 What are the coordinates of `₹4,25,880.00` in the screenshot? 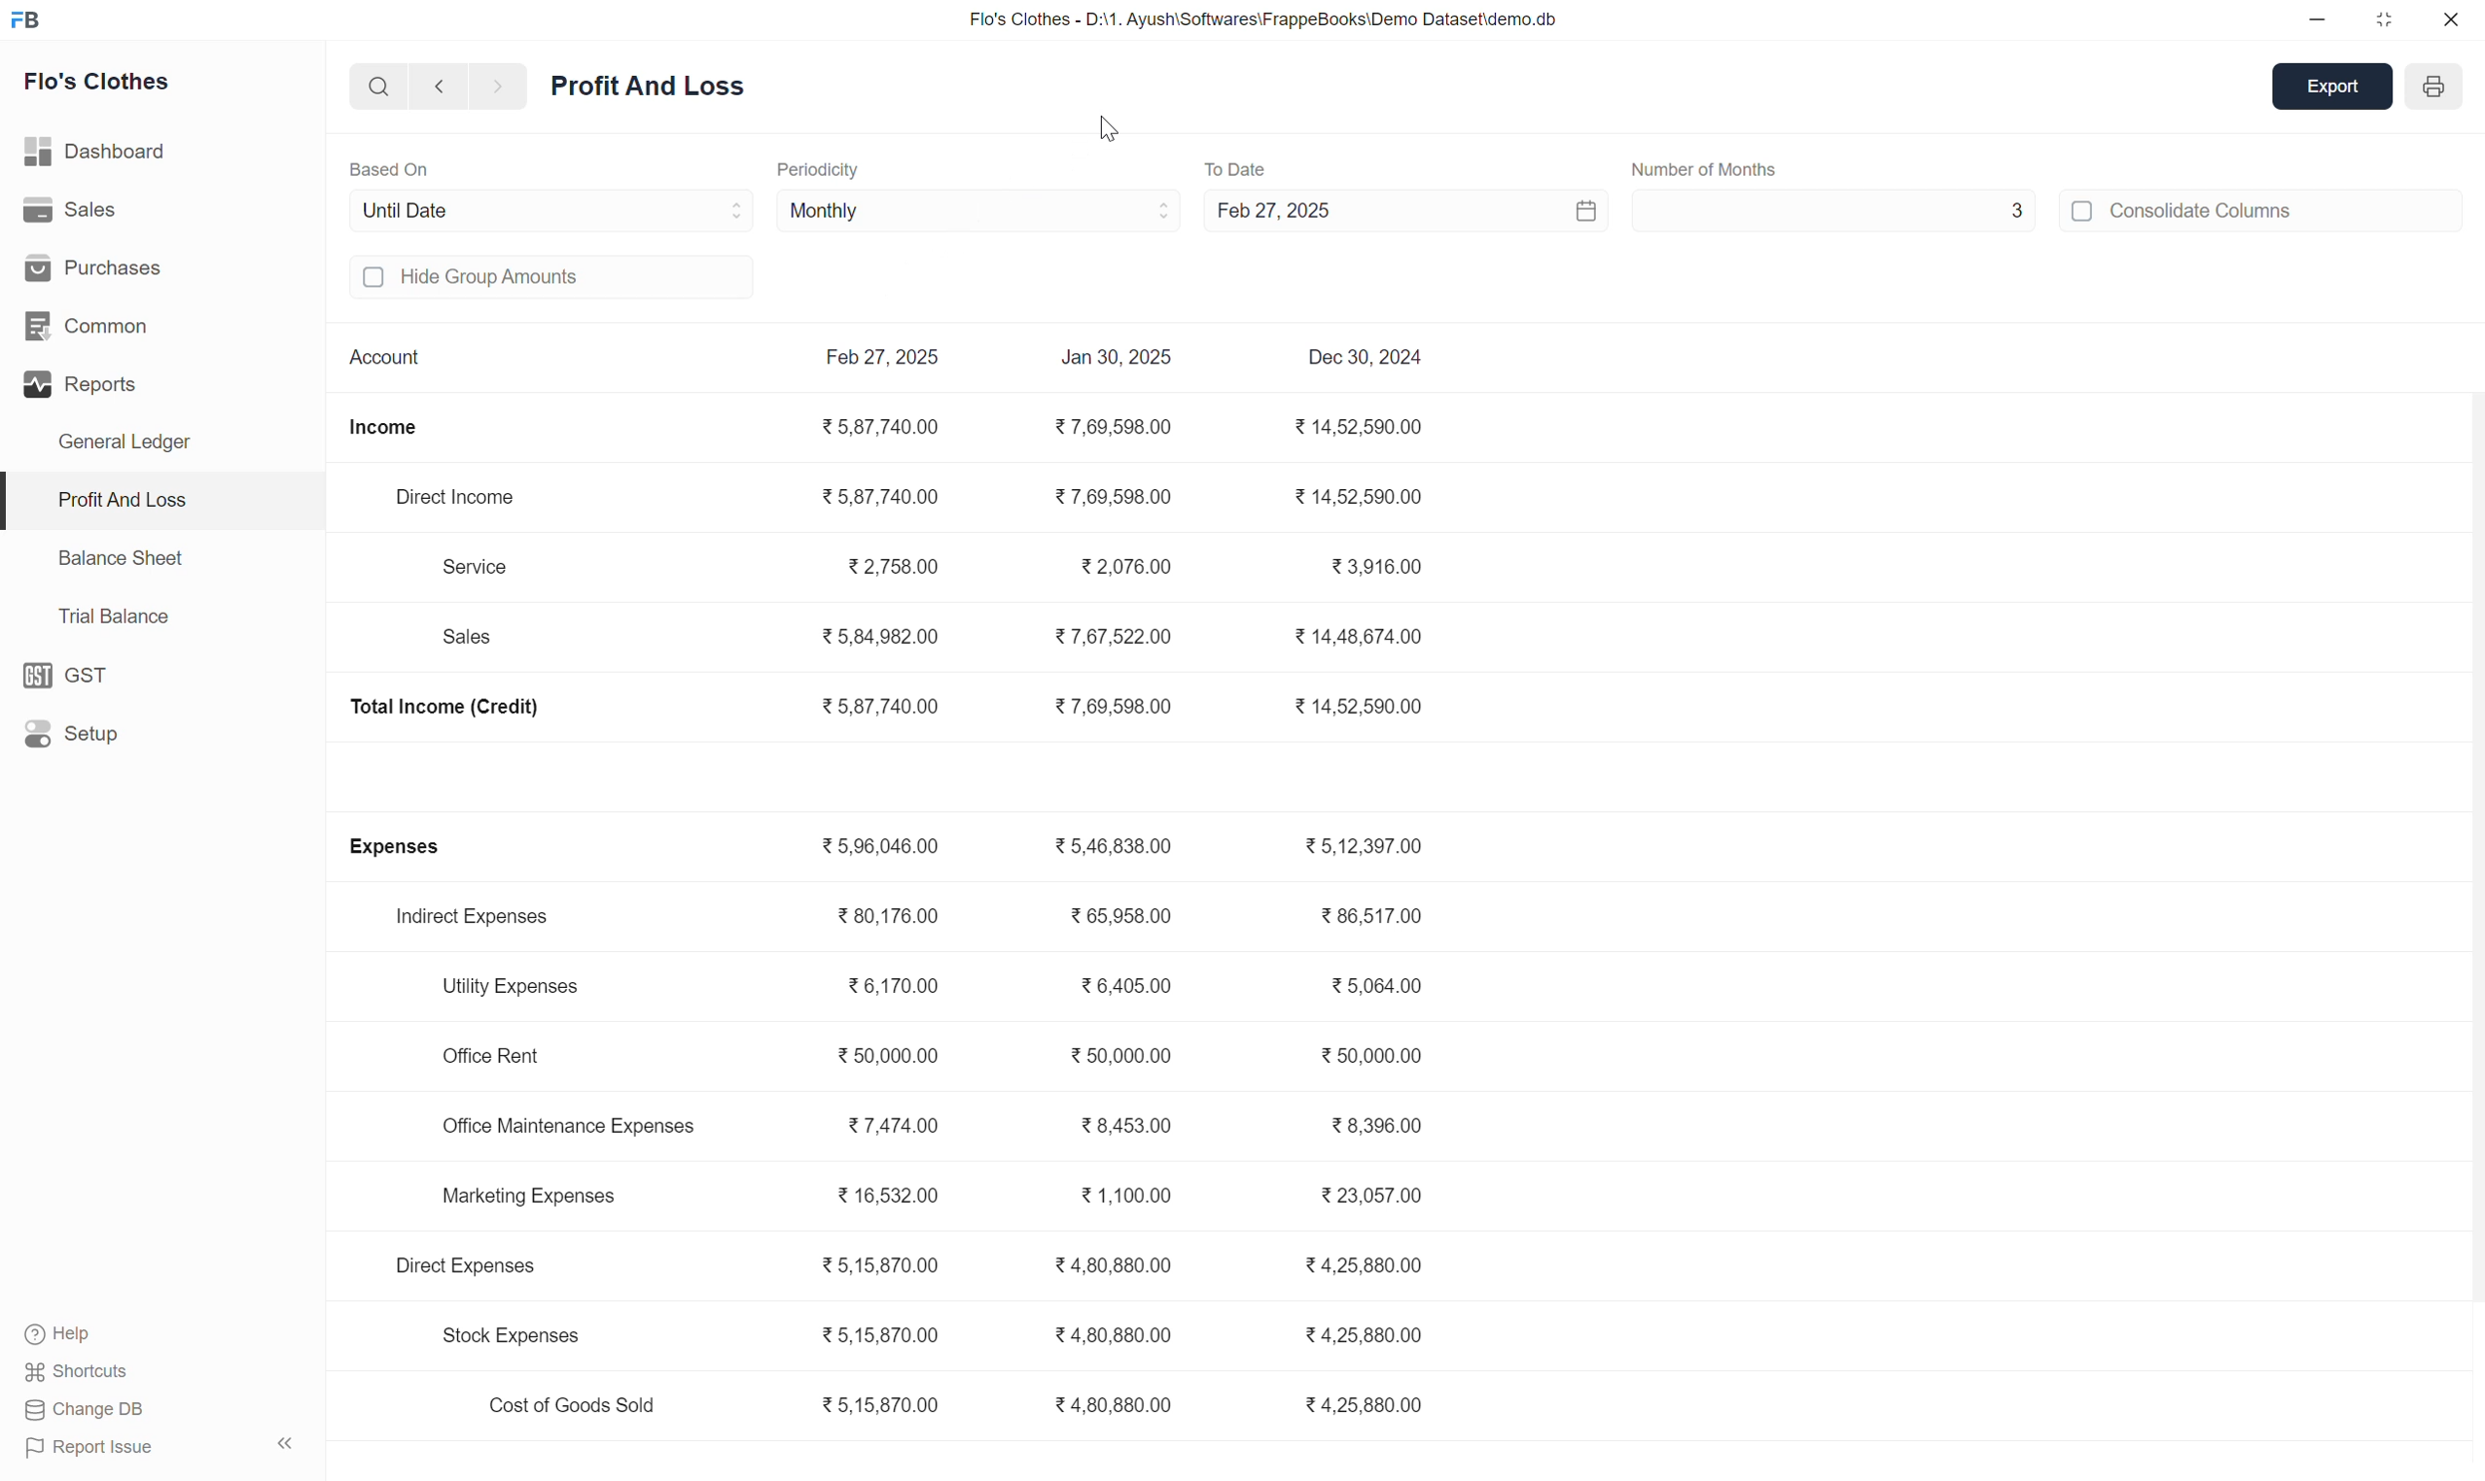 It's located at (1365, 1263).